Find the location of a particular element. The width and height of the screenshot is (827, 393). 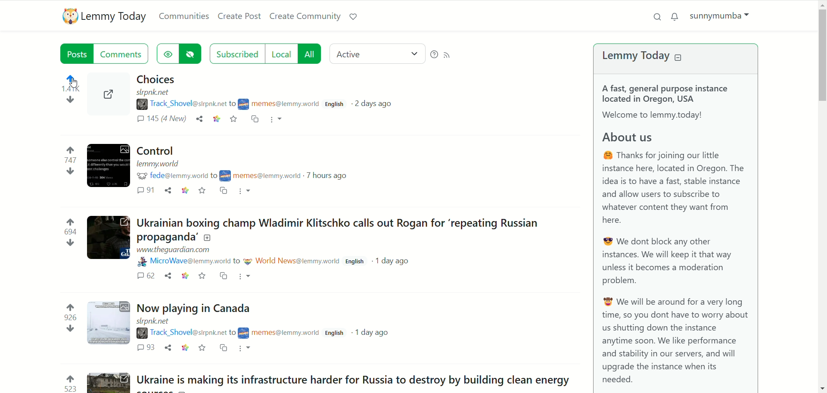

username is located at coordinates (268, 175).